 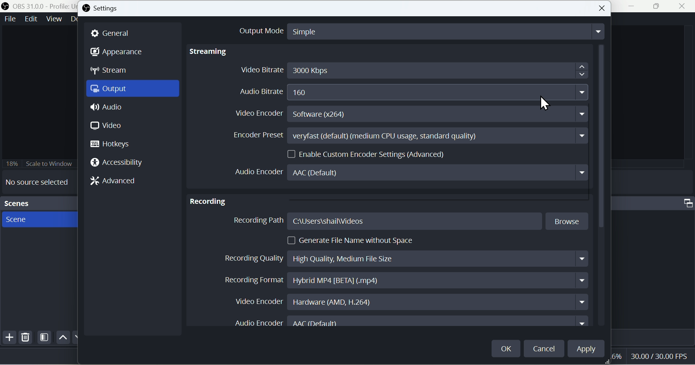 I want to click on OBS 31.0 .0, so click(x=38, y=6).